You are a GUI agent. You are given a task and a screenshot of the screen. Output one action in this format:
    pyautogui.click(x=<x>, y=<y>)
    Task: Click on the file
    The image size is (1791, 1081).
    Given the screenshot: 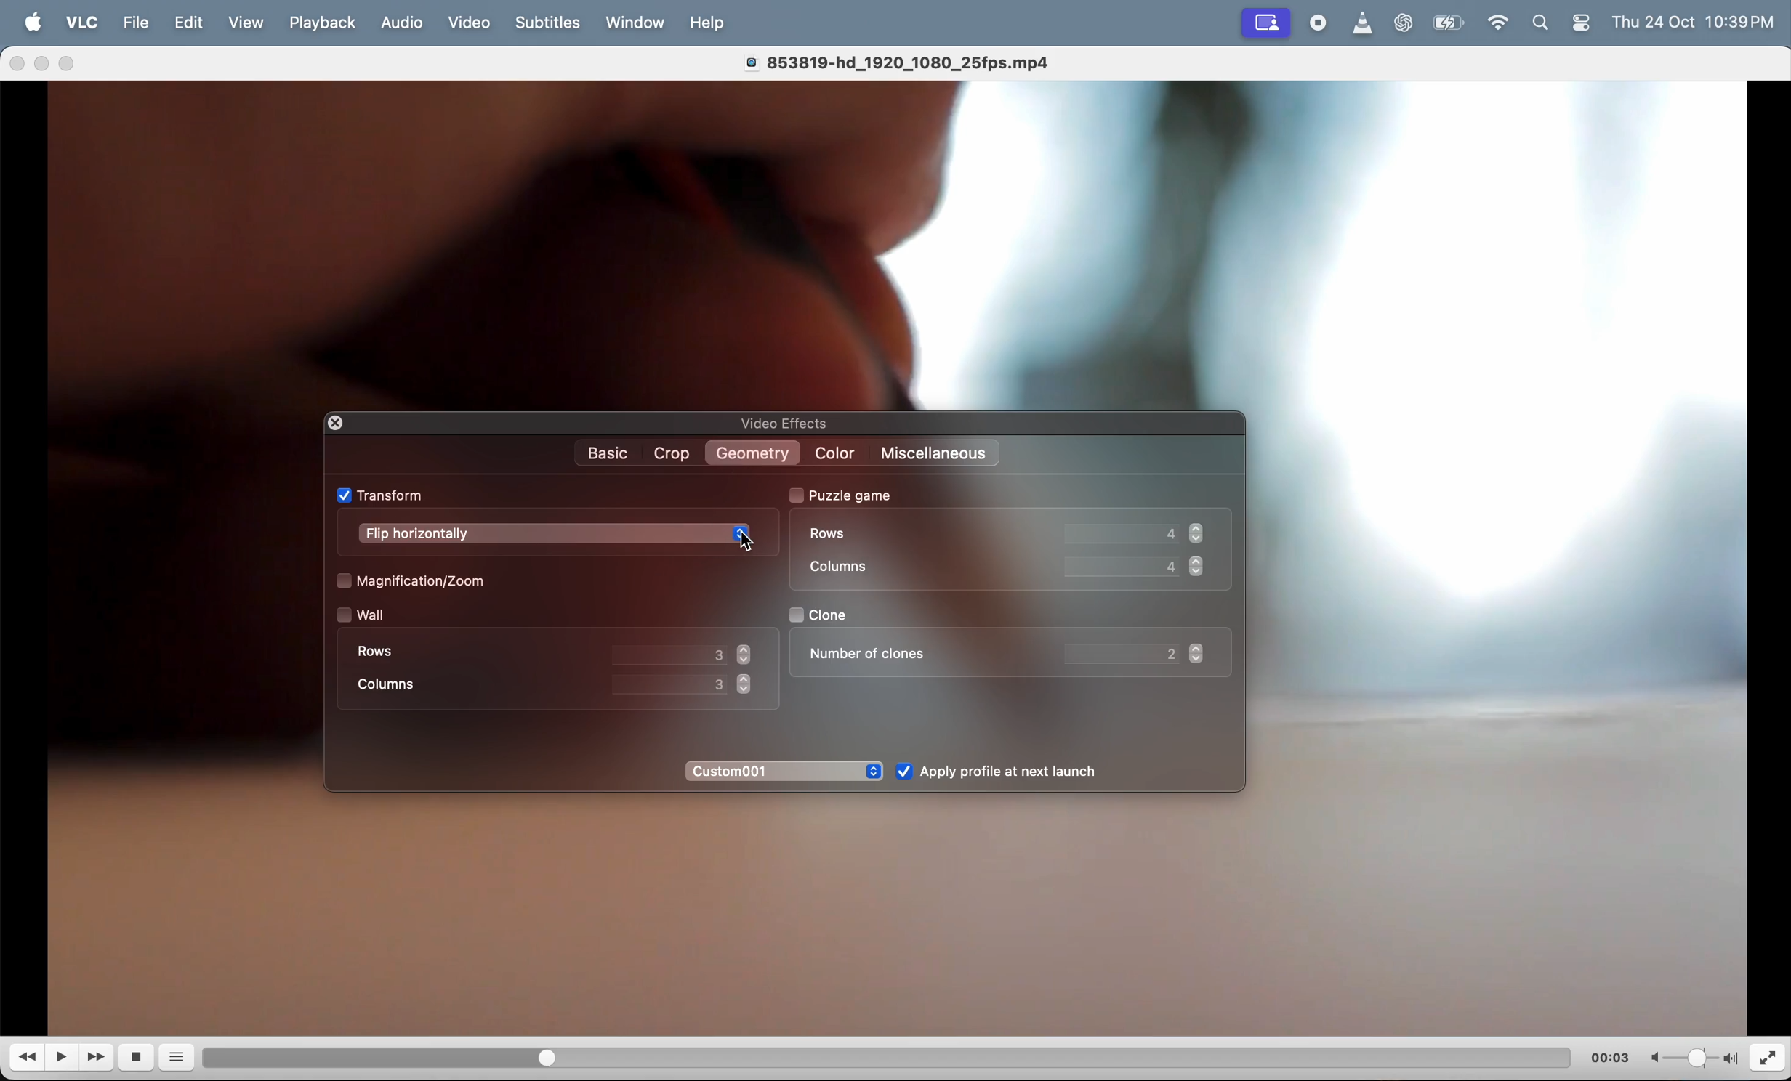 What is the action you would take?
    pyautogui.click(x=136, y=23)
    